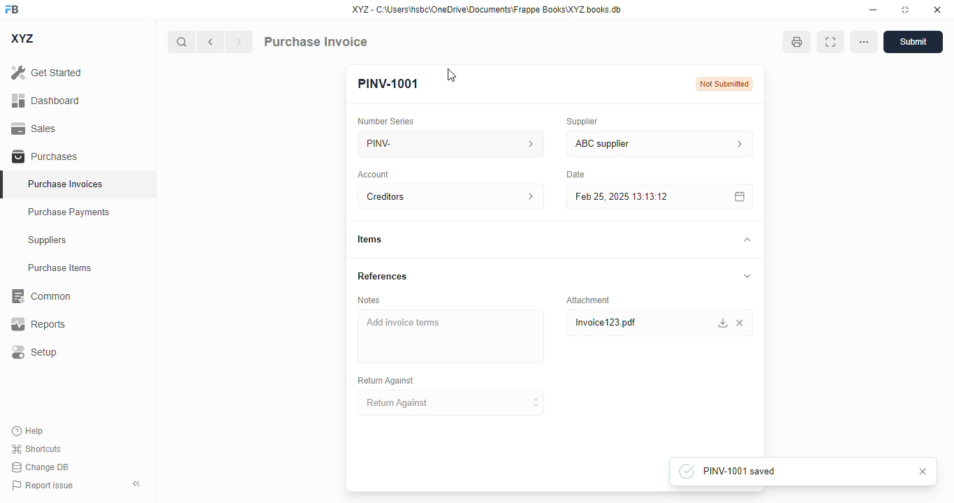  What do you see at coordinates (33, 353) in the screenshot?
I see `setup` at bounding box center [33, 353].